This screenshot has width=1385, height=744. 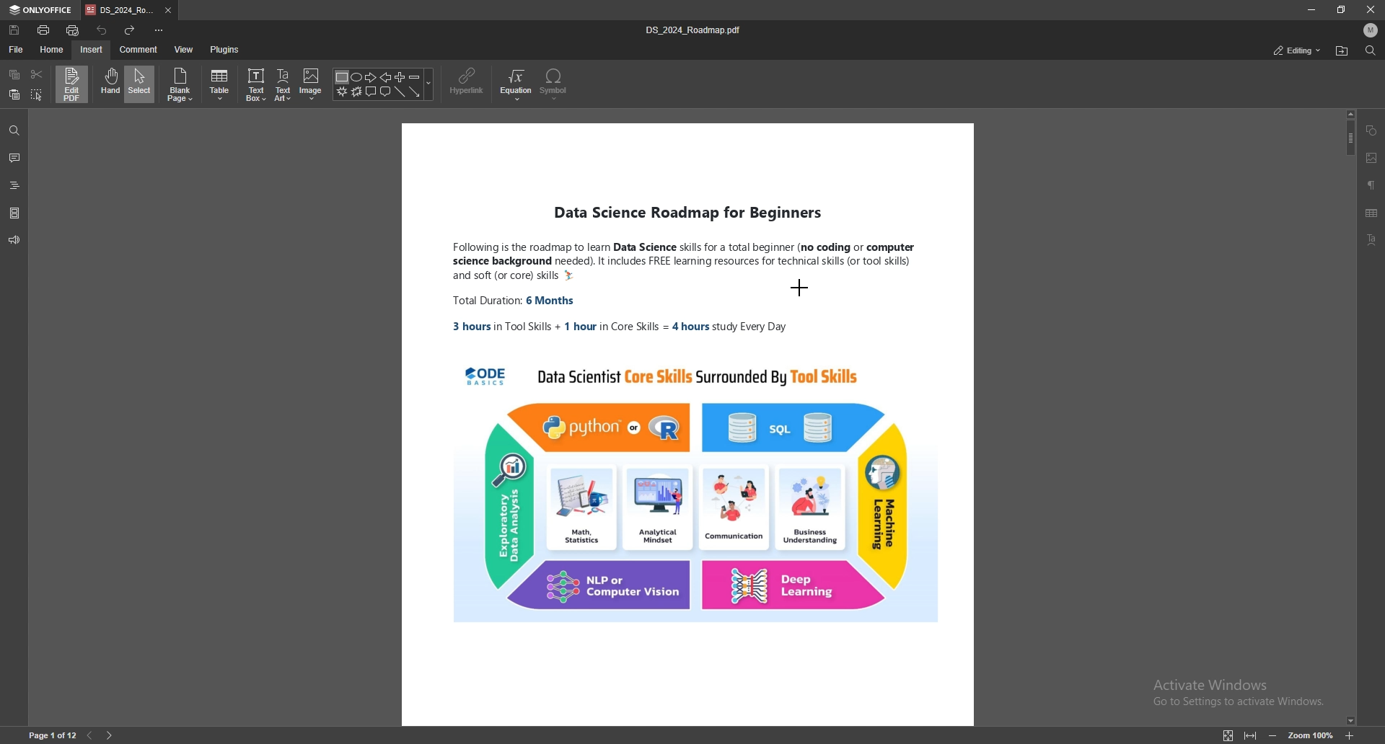 What do you see at coordinates (73, 84) in the screenshot?
I see `edit pdf` at bounding box center [73, 84].